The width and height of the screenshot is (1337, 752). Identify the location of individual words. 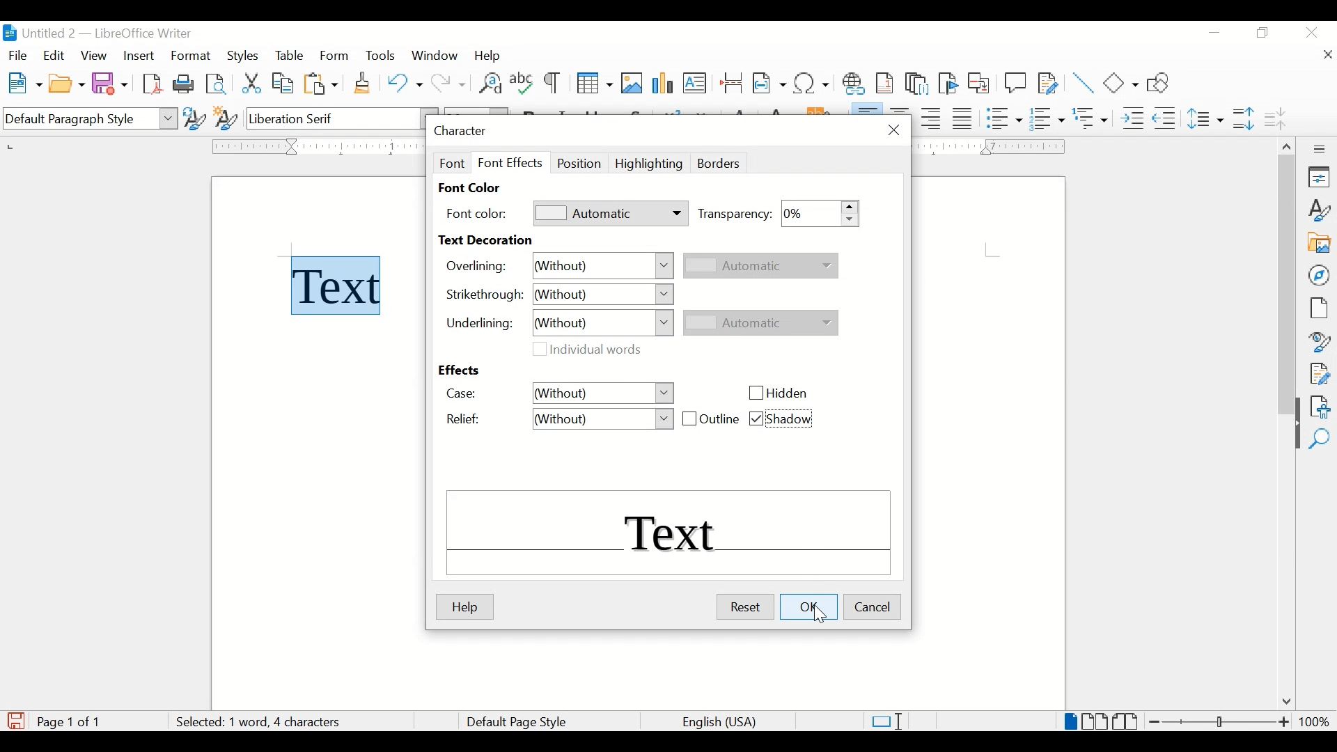
(587, 350).